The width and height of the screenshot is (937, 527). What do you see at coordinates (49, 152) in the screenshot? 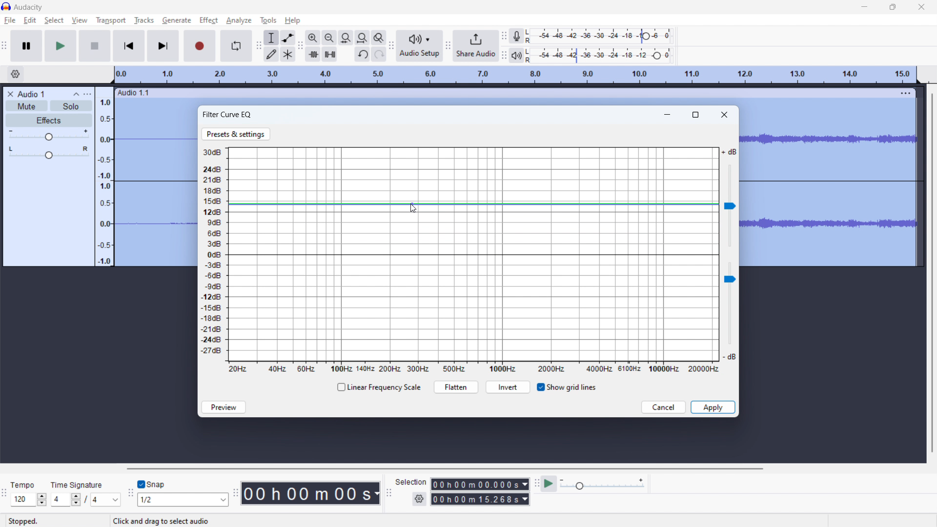
I see `pan: center` at bounding box center [49, 152].